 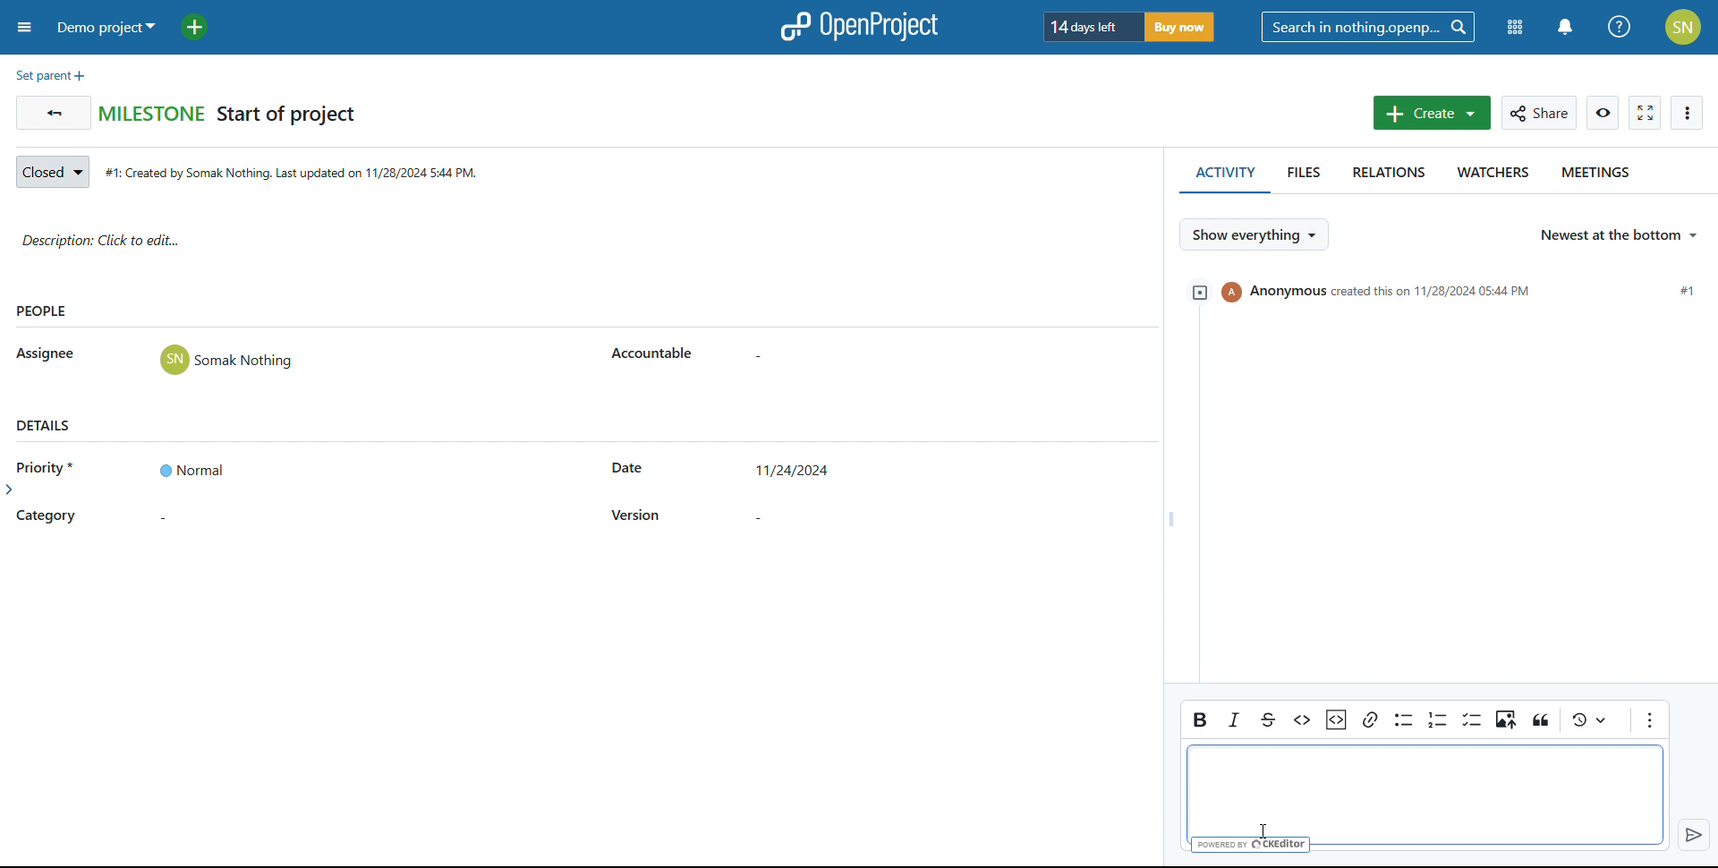 What do you see at coordinates (25, 27) in the screenshot?
I see `open sidebar menu` at bounding box center [25, 27].